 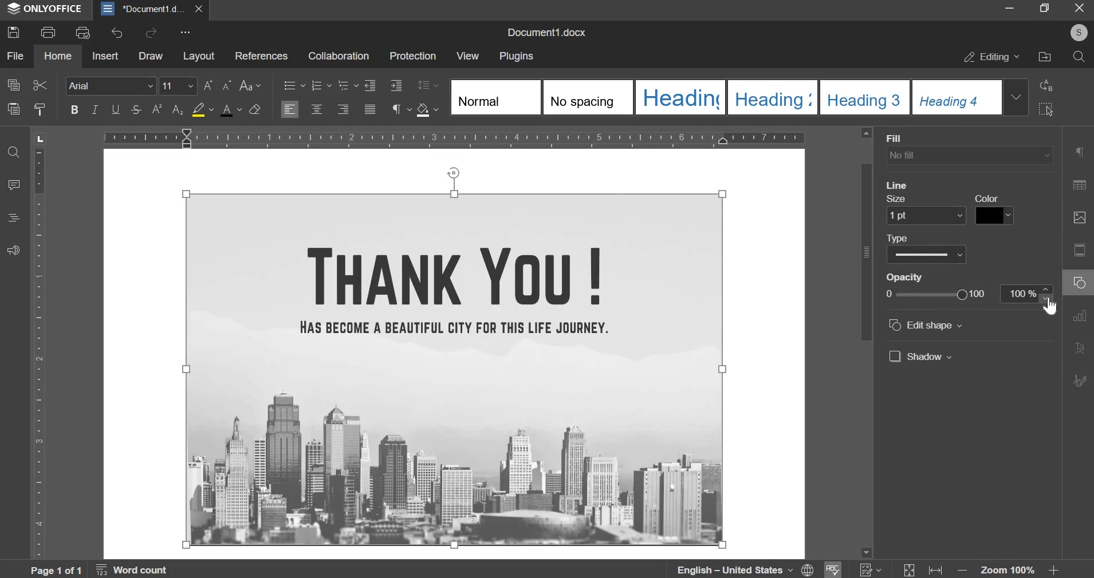 I want to click on zoom & fit, so click(x=980, y=568).